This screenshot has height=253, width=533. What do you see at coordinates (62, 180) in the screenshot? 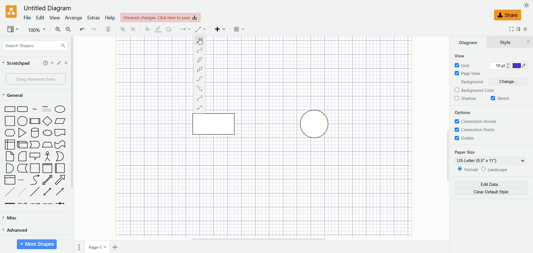
I see `Arrow` at bounding box center [62, 180].